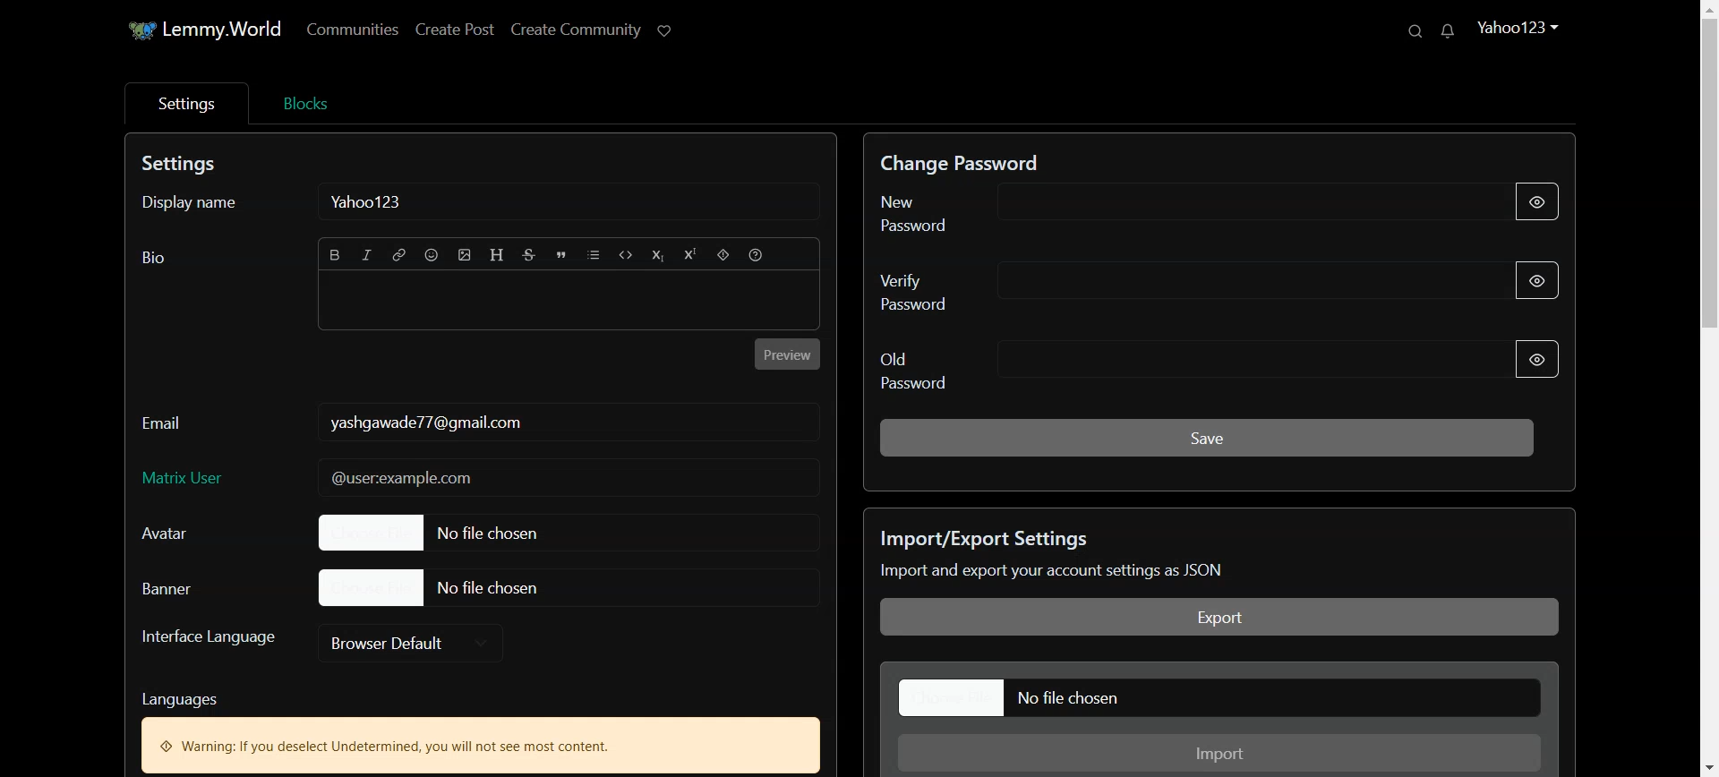 Image resolution: width=1719 pixels, height=777 pixels. What do you see at coordinates (1194, 555) in the screenshot?
I see `Text` at bounding box center [1194, 555].